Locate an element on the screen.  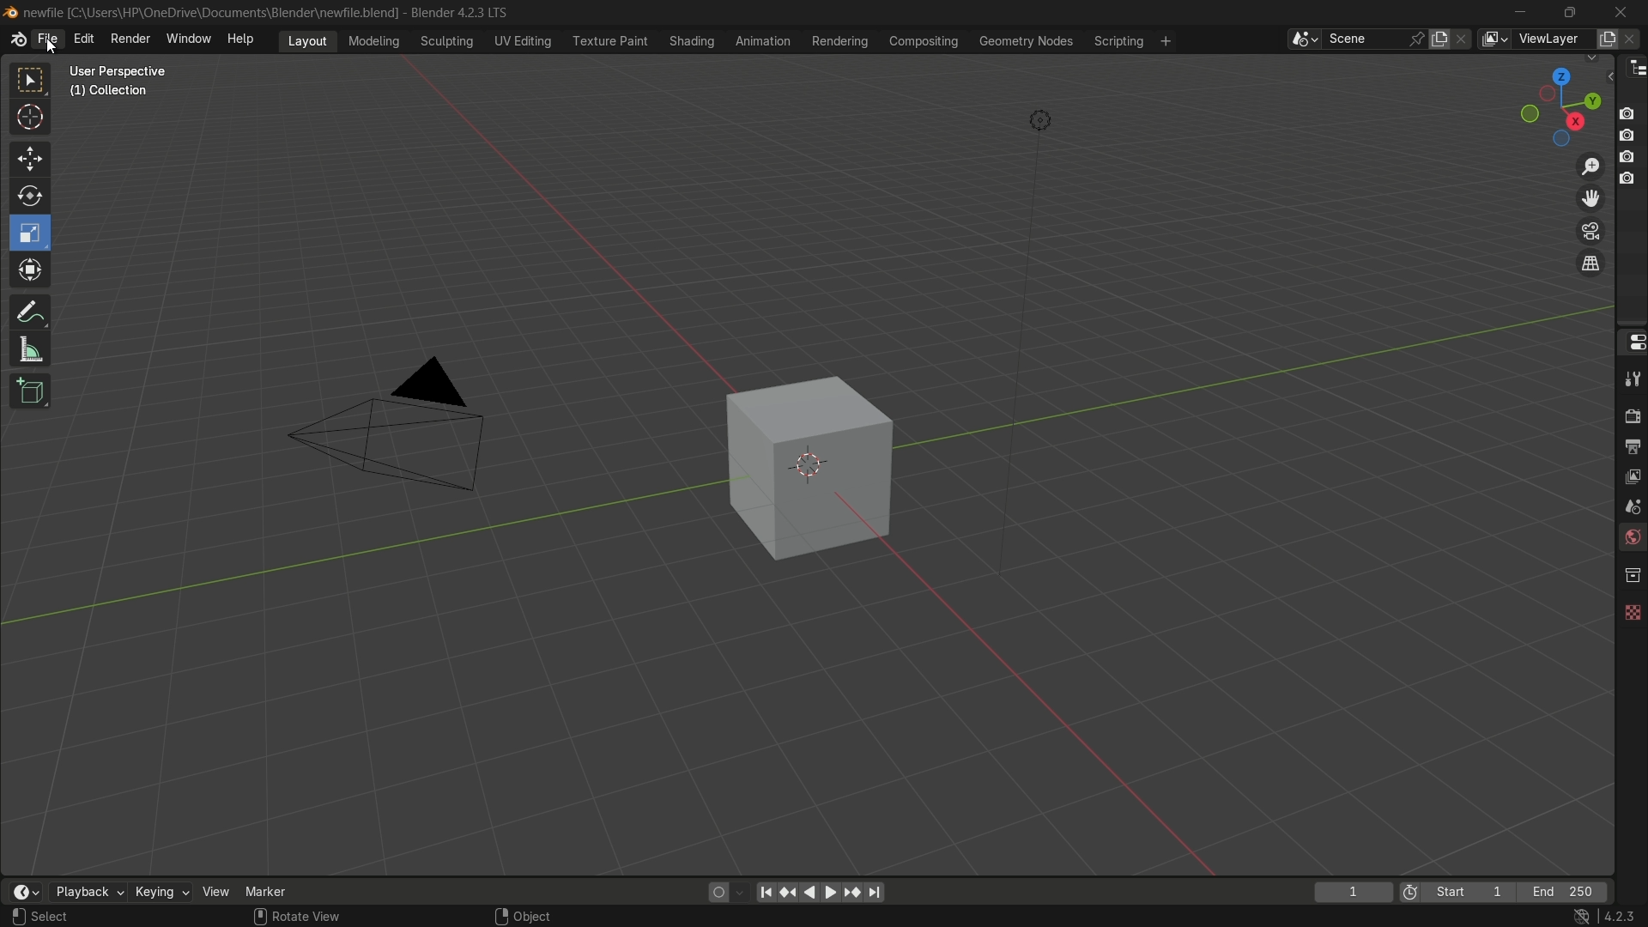
current frame is located at coordinates (1352, 892).